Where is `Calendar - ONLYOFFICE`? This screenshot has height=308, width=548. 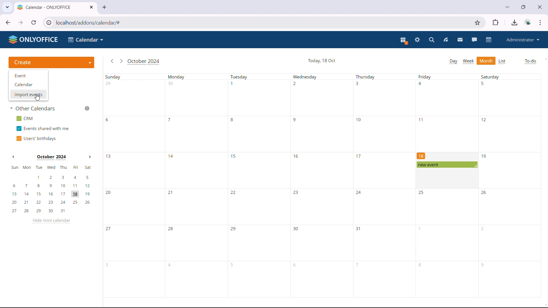
Calendar - ONLYOFFICE is located at coordinates (44, 7).